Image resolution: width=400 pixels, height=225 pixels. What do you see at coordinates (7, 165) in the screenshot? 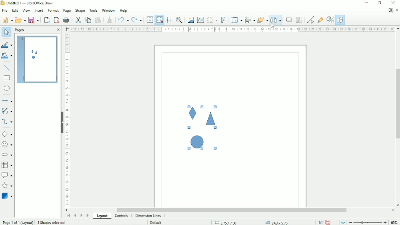
I see `Flow chart` at bounding box center [7, 165].